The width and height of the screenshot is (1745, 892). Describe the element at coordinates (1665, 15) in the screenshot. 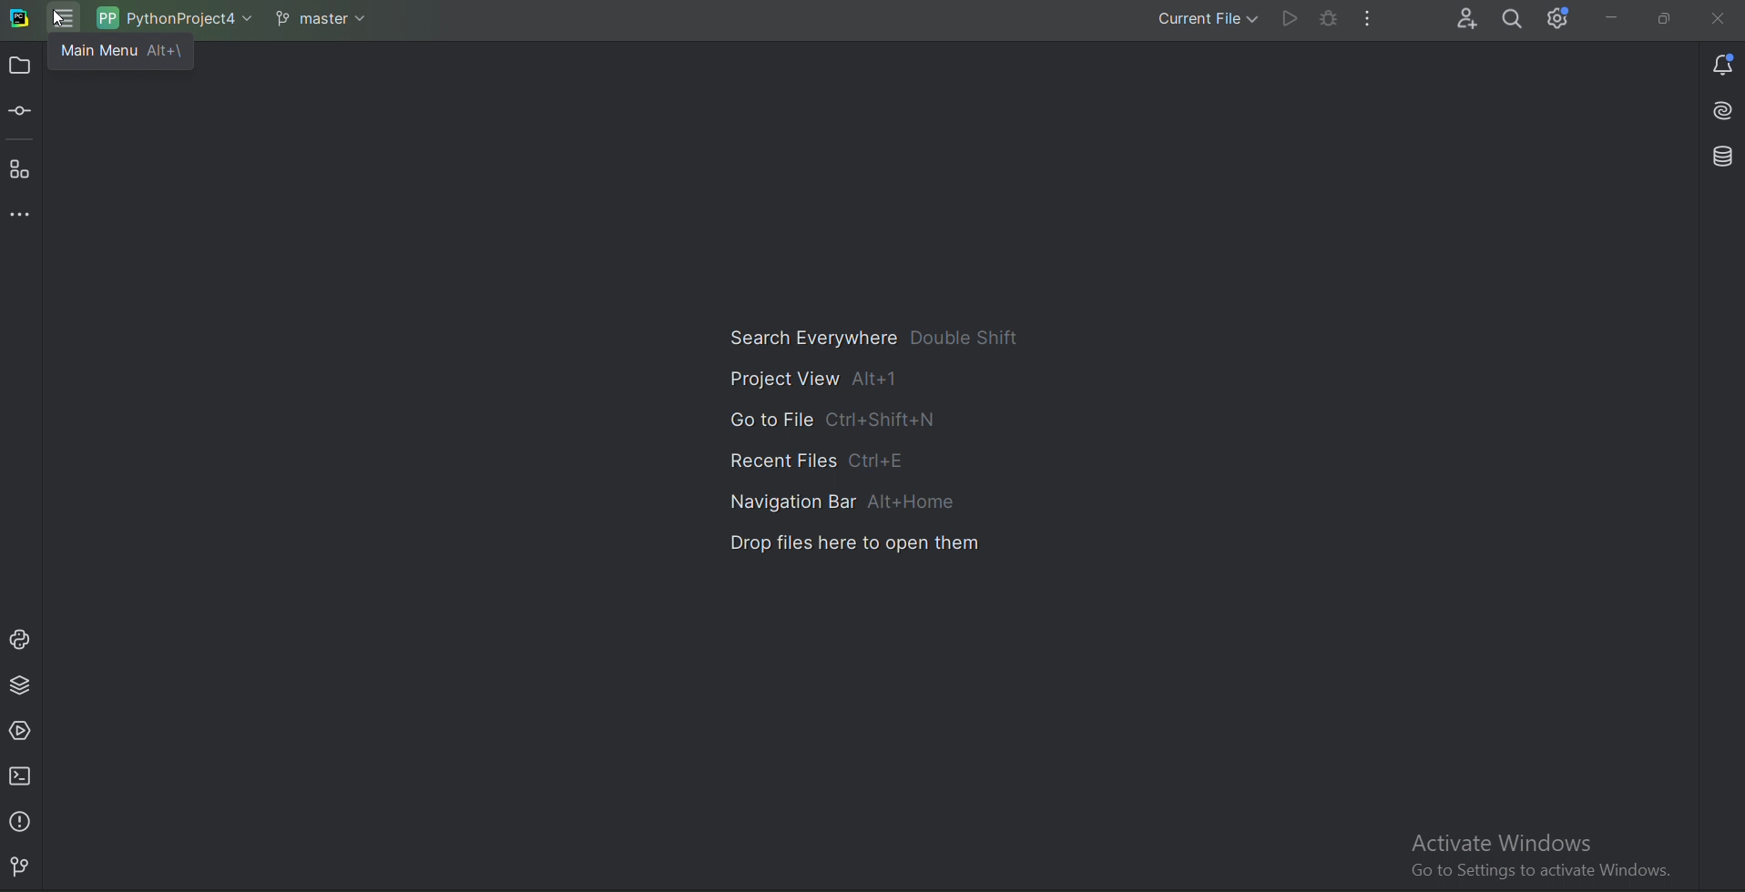

I see `Restore down` at that location.